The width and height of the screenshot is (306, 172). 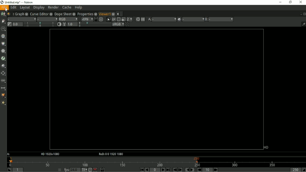 What do you see at coordinates (216, 169) in the screenshot?
I see `Next increment` at bounding box center [216, 169].